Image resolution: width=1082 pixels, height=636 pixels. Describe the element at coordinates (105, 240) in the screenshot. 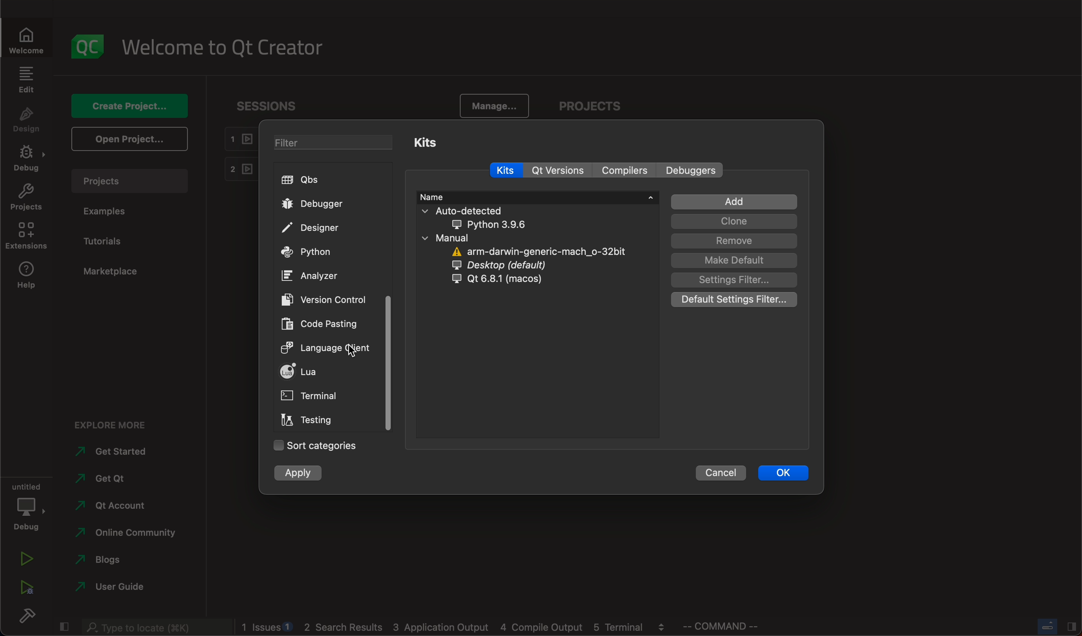

I see `tutorials` at that location.